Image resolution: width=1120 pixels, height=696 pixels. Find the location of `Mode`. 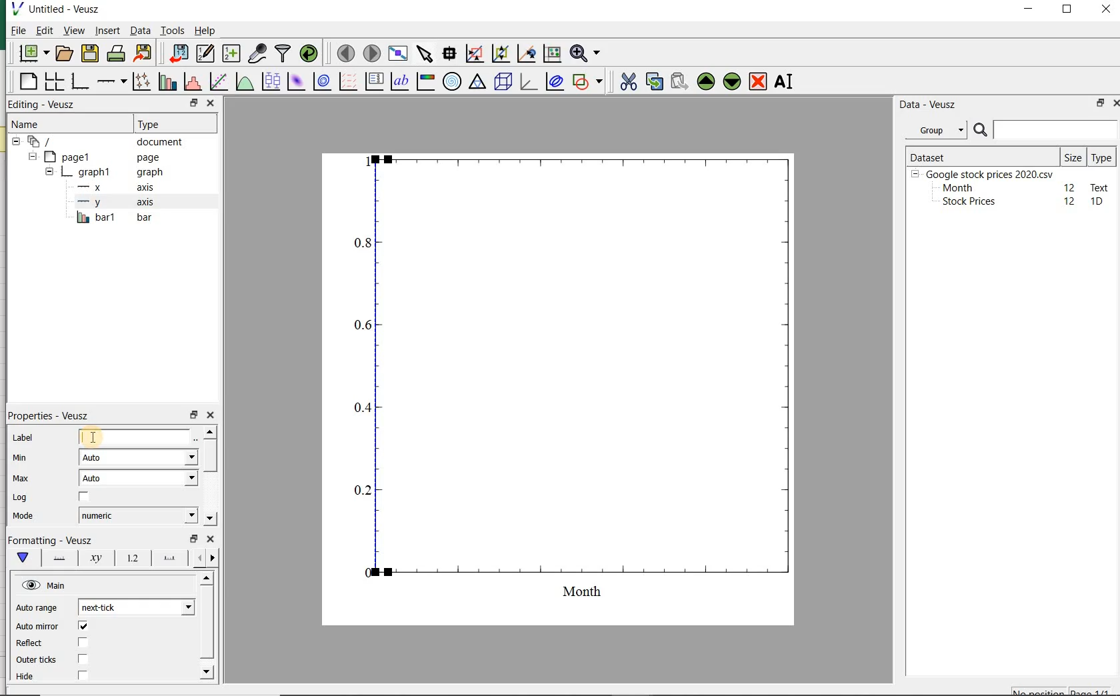

Mode is located at coordinates (21, 516).